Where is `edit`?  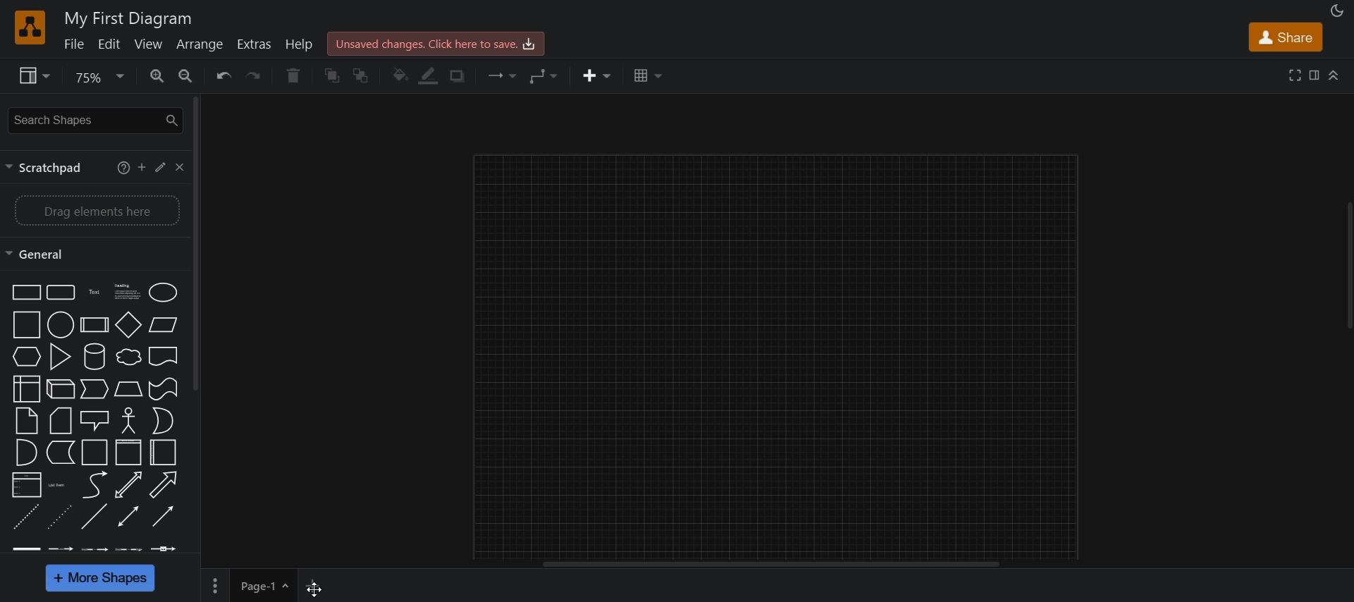
edit is located at coordinates (114, 46).